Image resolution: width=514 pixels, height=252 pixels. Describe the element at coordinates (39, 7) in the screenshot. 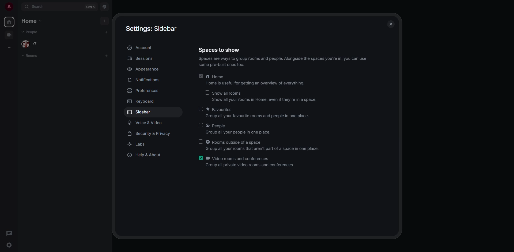

I see `search` at that location.